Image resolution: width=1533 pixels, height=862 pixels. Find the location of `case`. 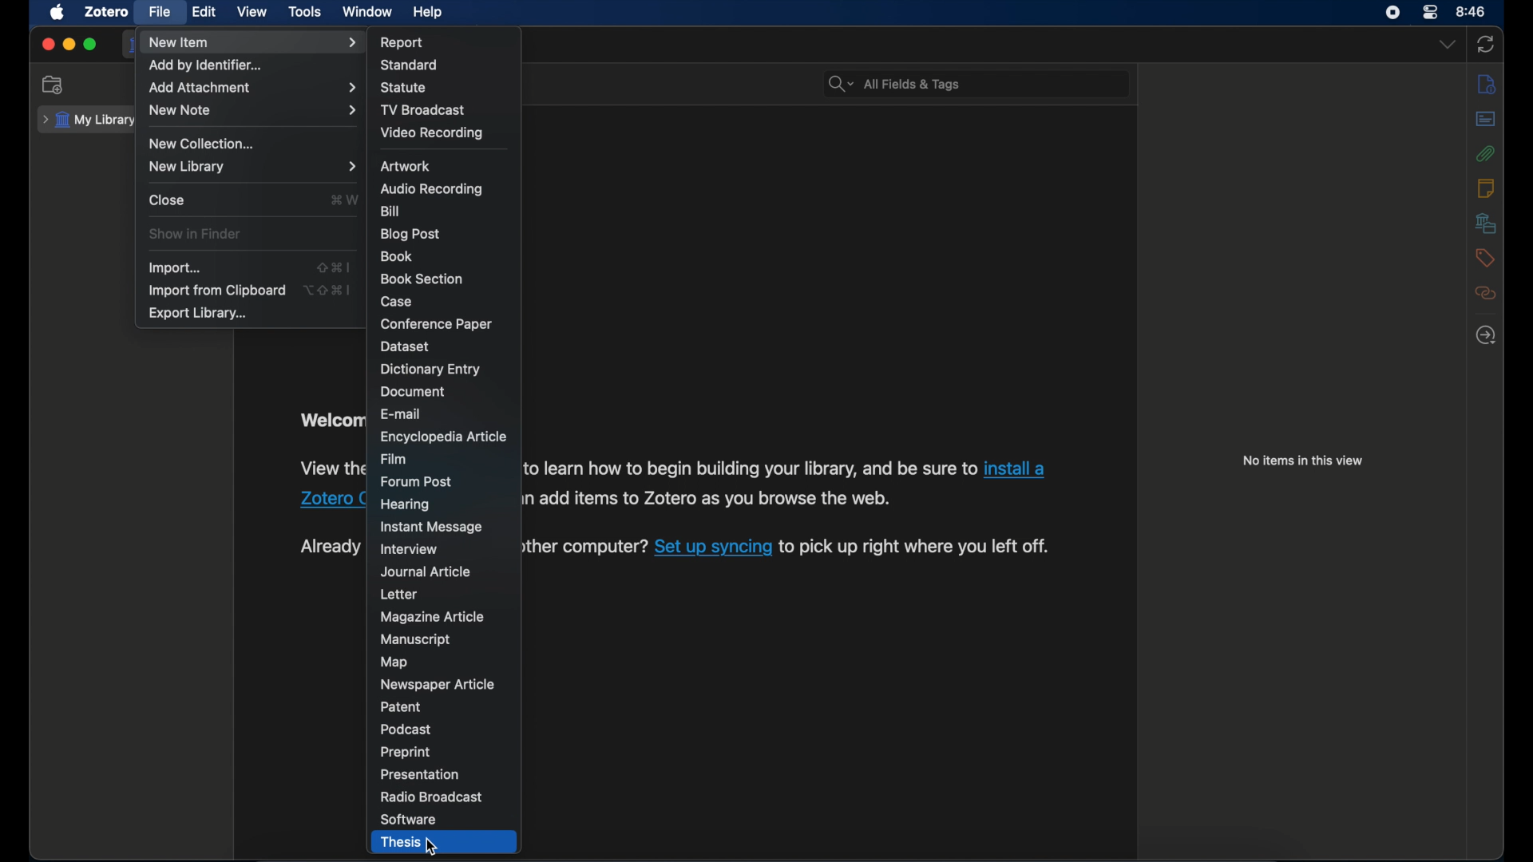

case is located at coordinates (396, 301).